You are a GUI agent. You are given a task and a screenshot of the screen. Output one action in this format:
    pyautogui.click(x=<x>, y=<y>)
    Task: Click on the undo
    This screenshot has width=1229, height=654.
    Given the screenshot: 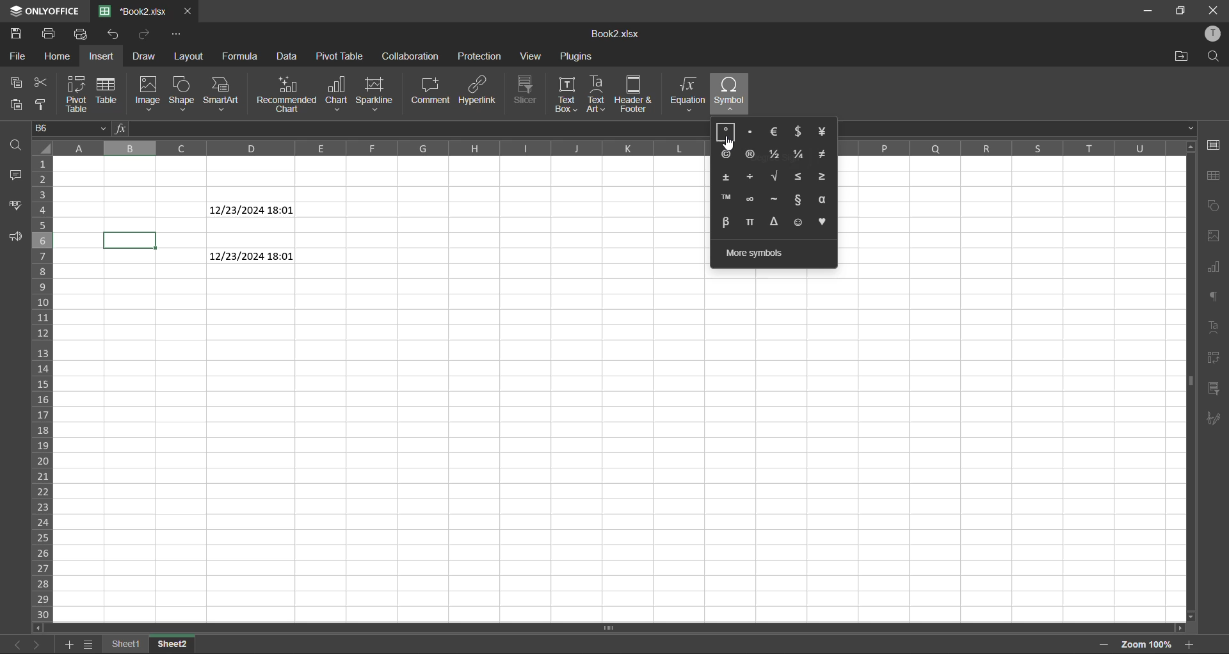 What is the action you would take?
    pyautogui.click(x=144, y=35)
    